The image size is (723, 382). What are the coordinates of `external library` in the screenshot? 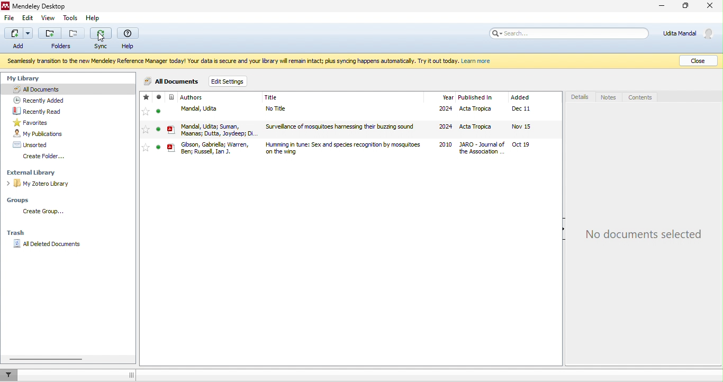 It's located at (34, 172).